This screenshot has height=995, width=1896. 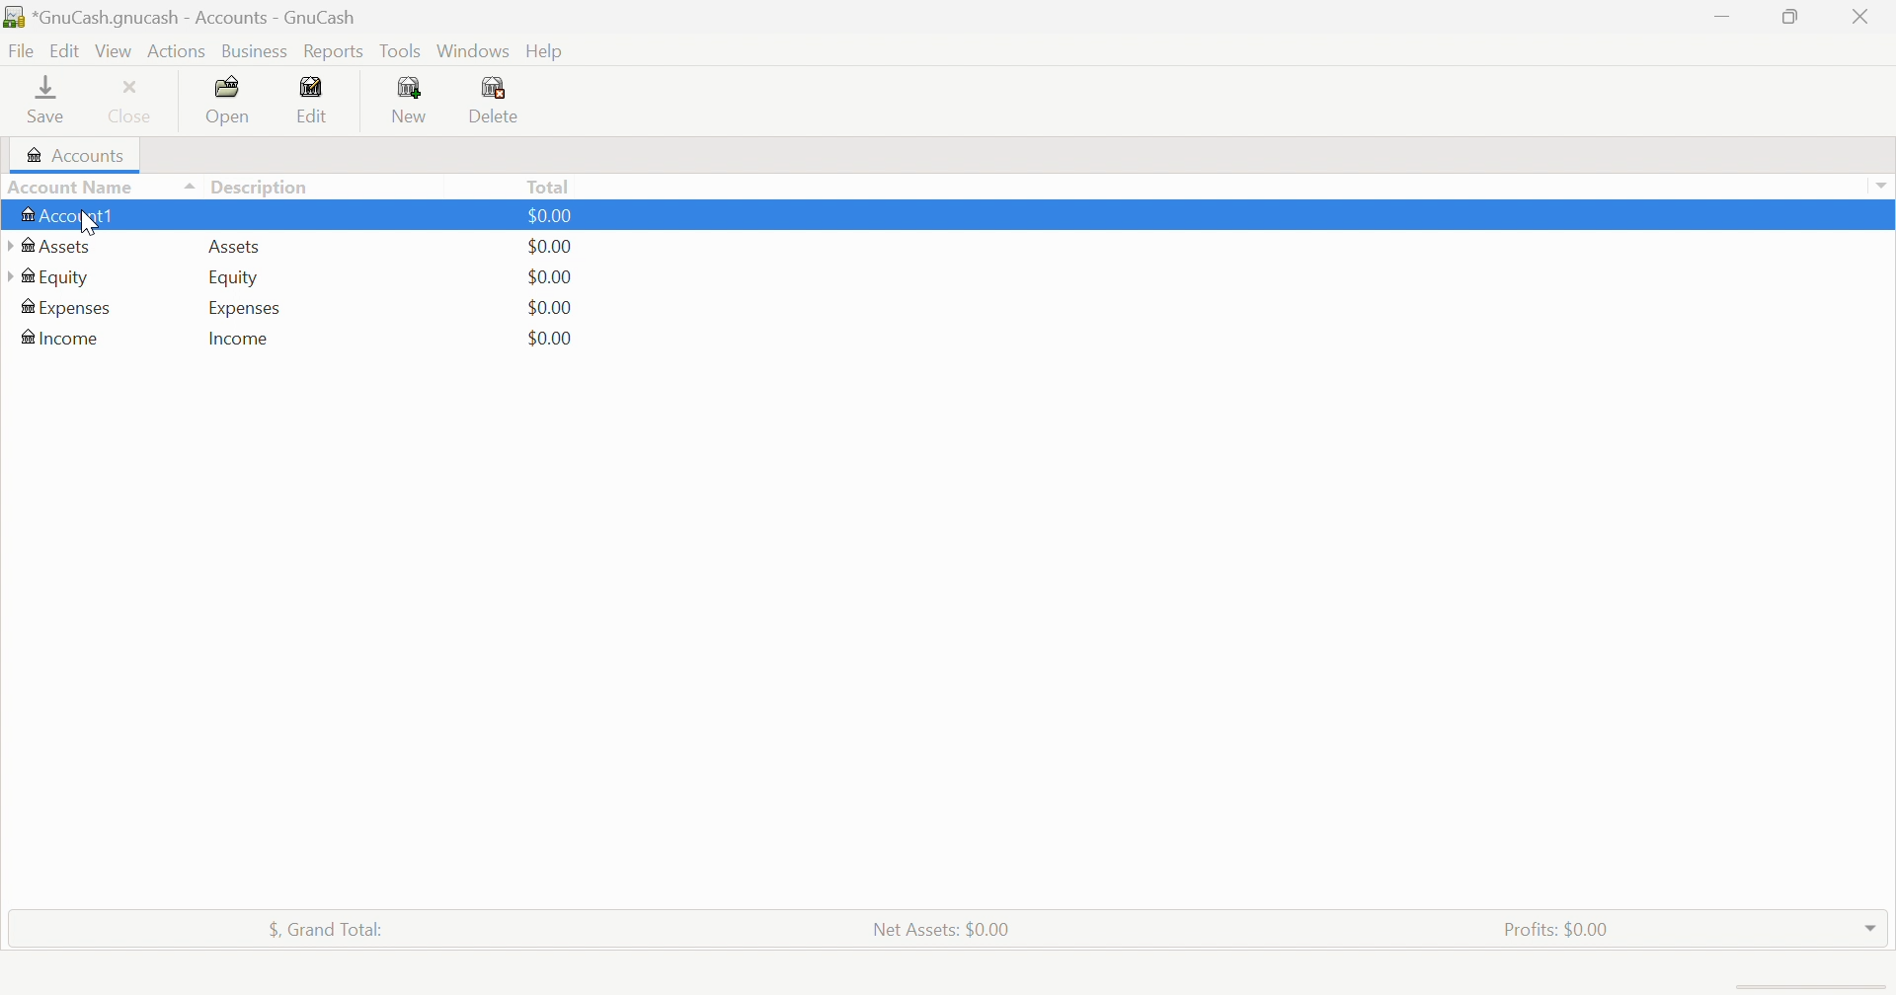 I want to click on Expenses, so click(x=63, y=308).